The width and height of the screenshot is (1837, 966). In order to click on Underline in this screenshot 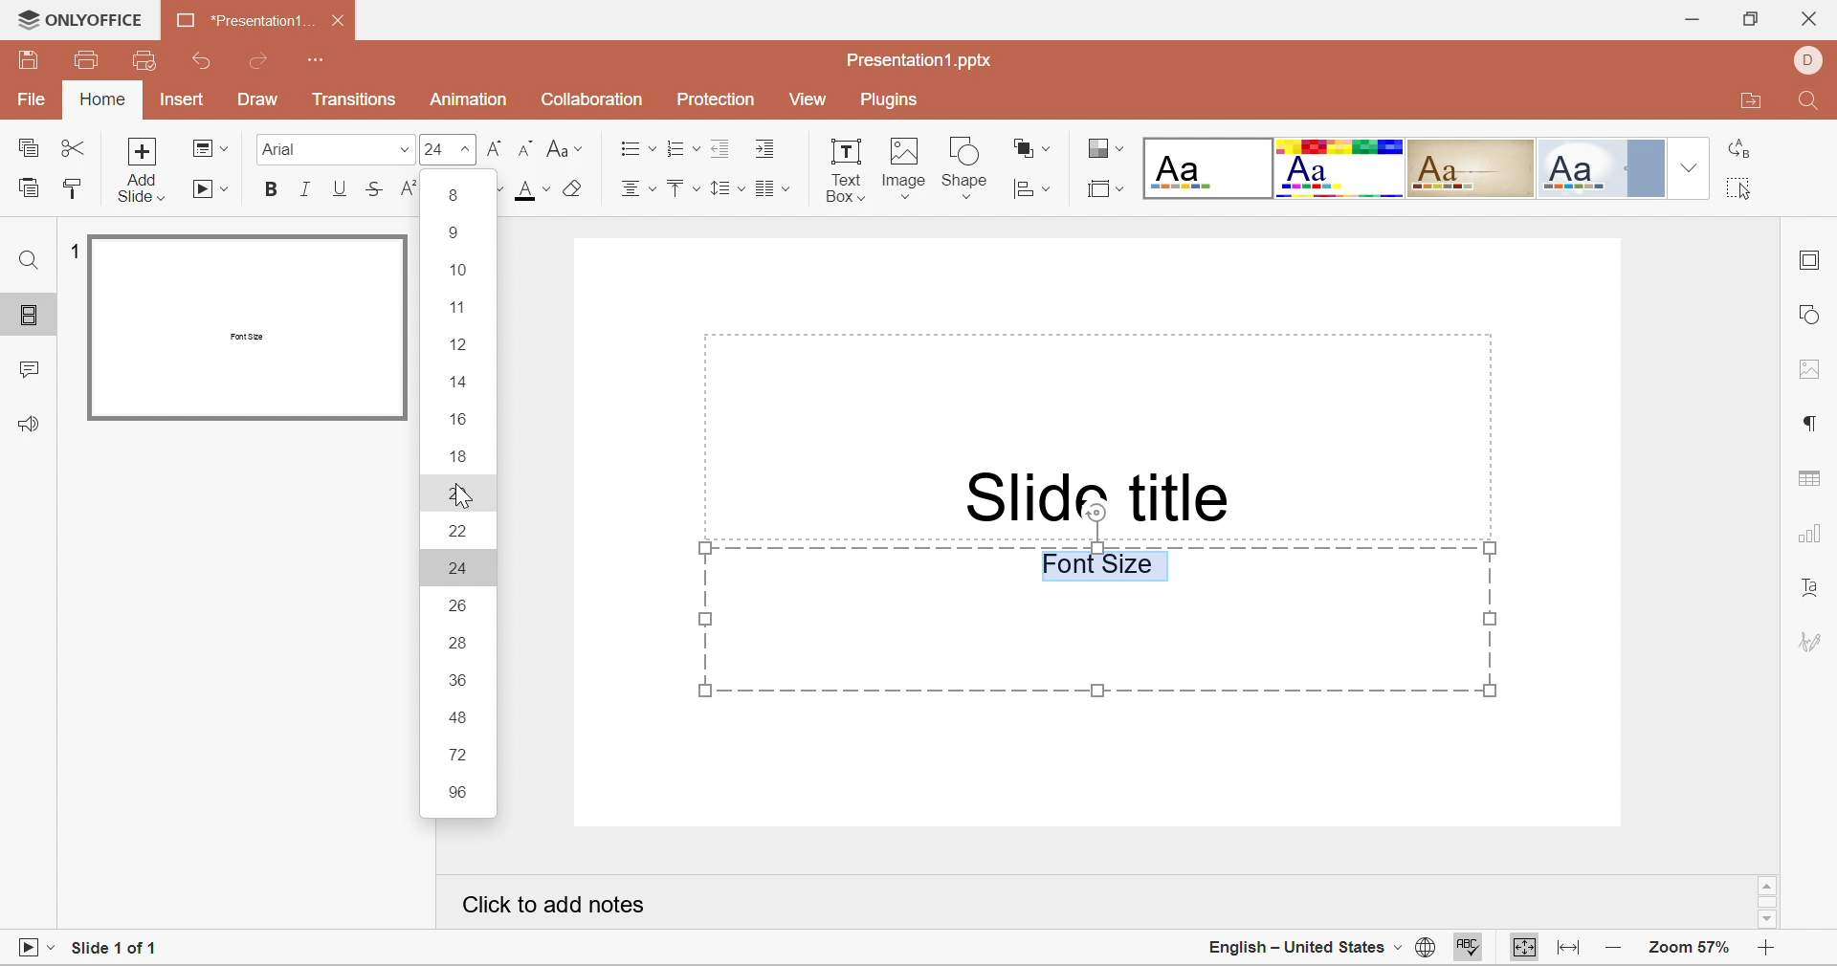, I will do `click(341, 188)`.